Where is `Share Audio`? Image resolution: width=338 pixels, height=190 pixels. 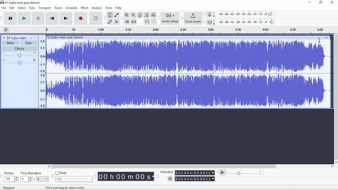
Share Audio is located at coordinates (193, 18).